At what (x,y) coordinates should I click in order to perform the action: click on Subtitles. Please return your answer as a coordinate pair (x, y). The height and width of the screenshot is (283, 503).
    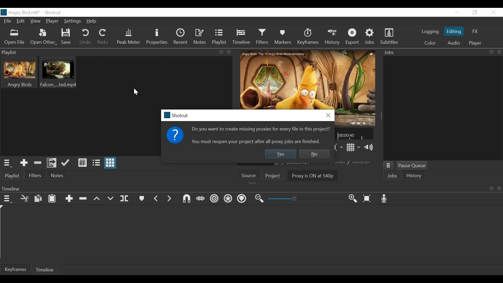
    Looking at the image, I should click on (389, 37).